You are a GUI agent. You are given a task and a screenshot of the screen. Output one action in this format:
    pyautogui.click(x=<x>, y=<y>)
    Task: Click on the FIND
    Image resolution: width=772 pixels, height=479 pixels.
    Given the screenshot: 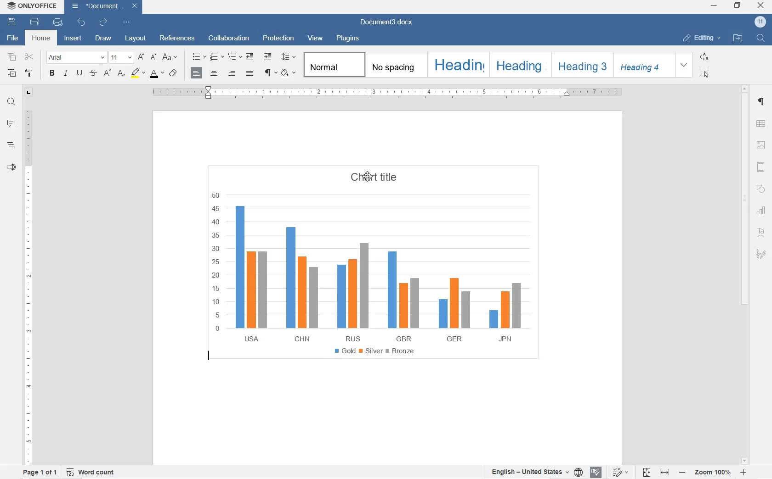 What is the action you would take?
    pyautogui.click(x=11, y=102)
    